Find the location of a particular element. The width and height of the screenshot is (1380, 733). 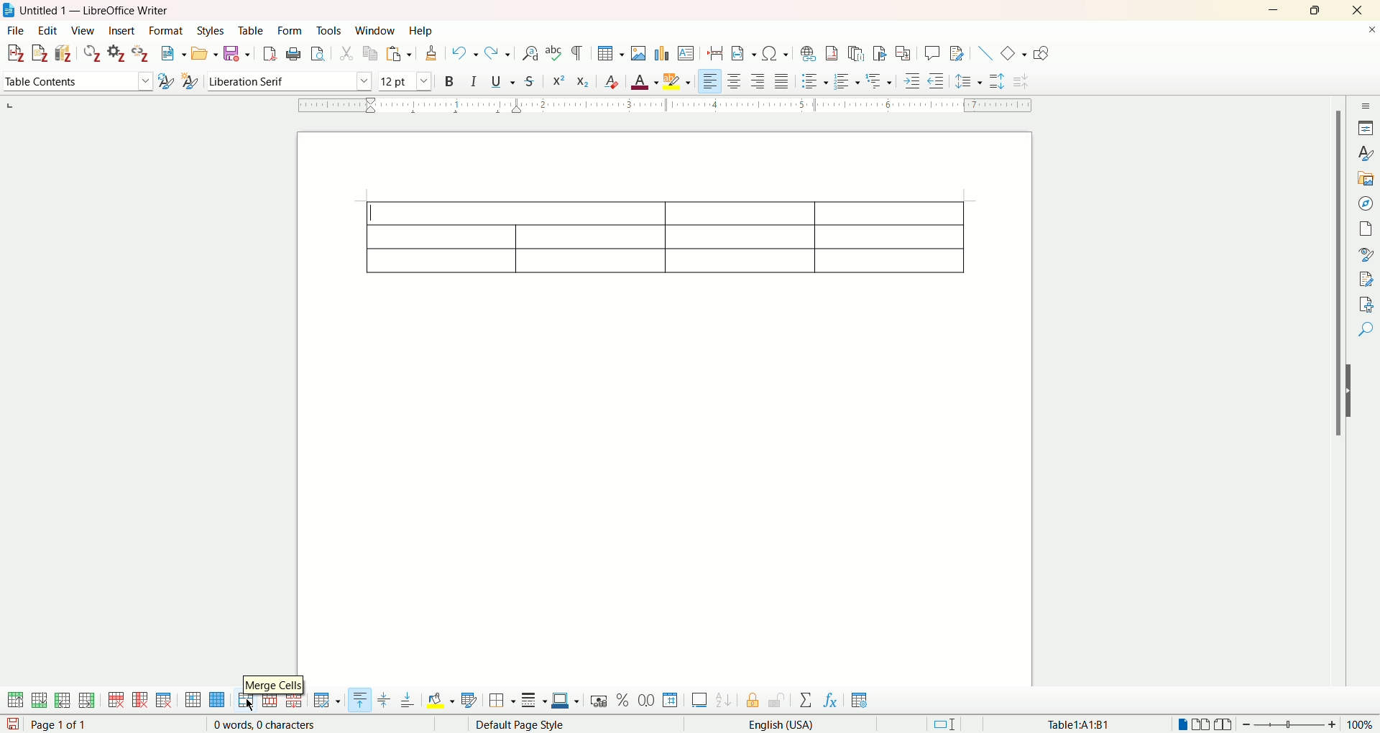

table is located at coordinates (252, 29).